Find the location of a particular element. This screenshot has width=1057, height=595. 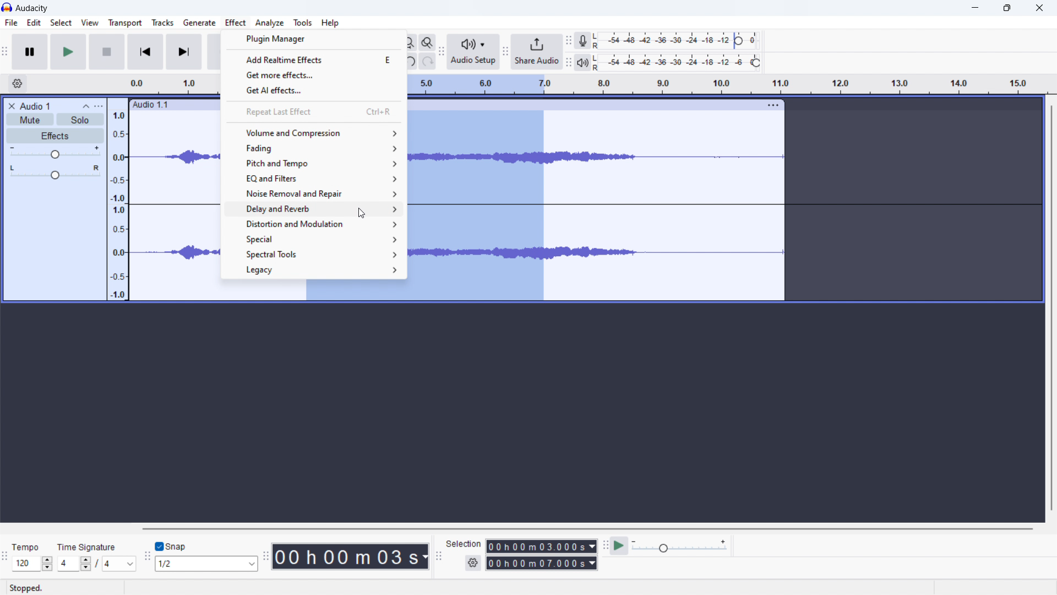

selection toolbar is located at coordinates (438, 556).